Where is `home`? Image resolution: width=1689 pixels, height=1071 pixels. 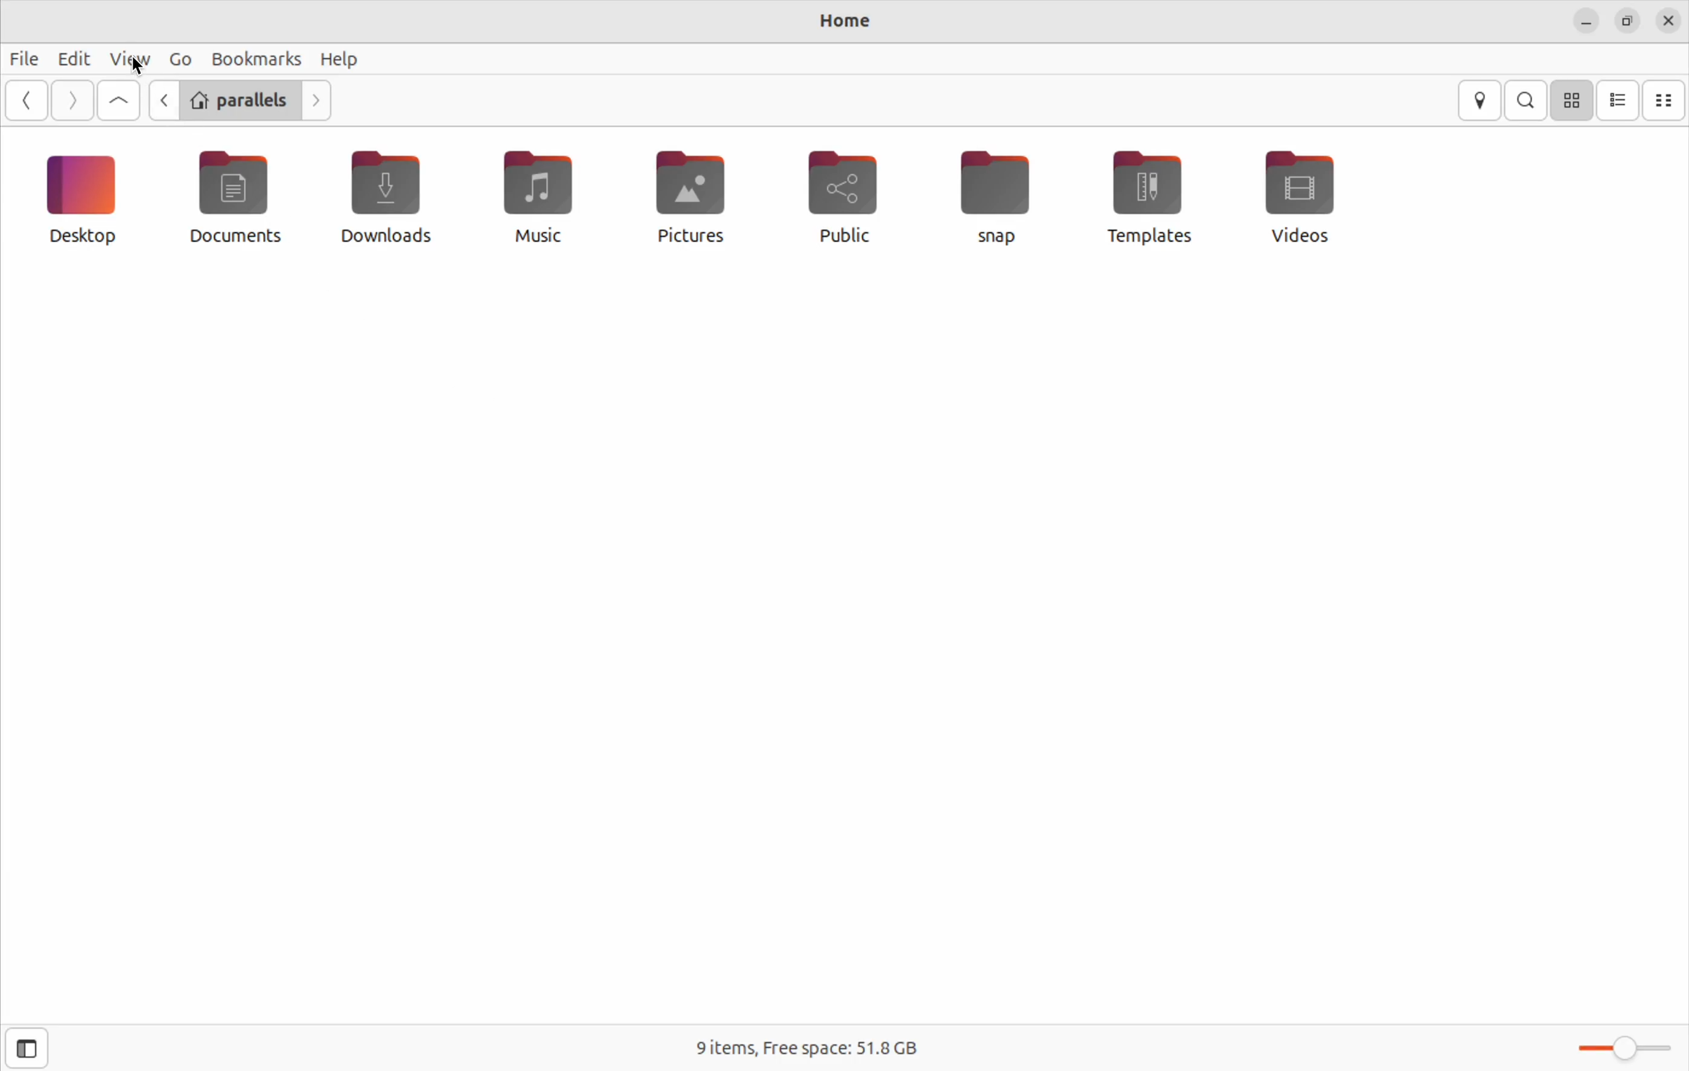
home is located at coordinates (843, 23).